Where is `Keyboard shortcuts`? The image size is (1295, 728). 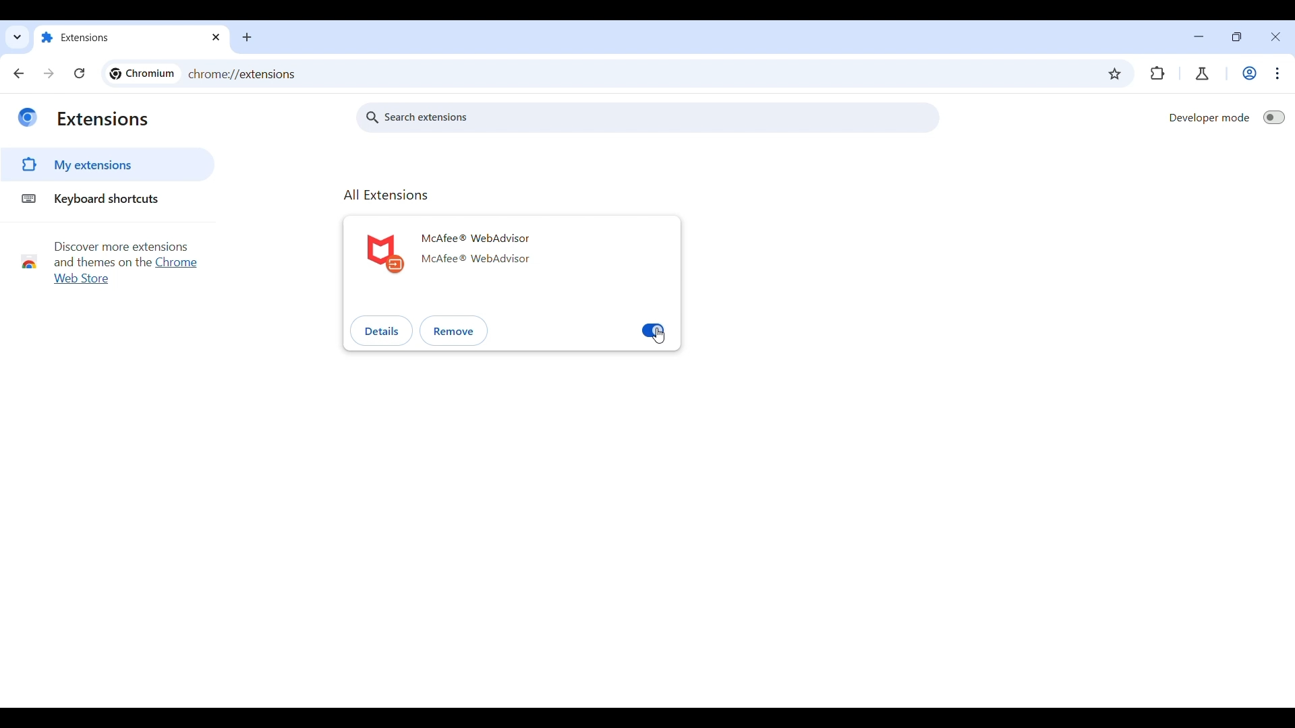
Keyboard shortcuts is located at coordinates (94, 199).